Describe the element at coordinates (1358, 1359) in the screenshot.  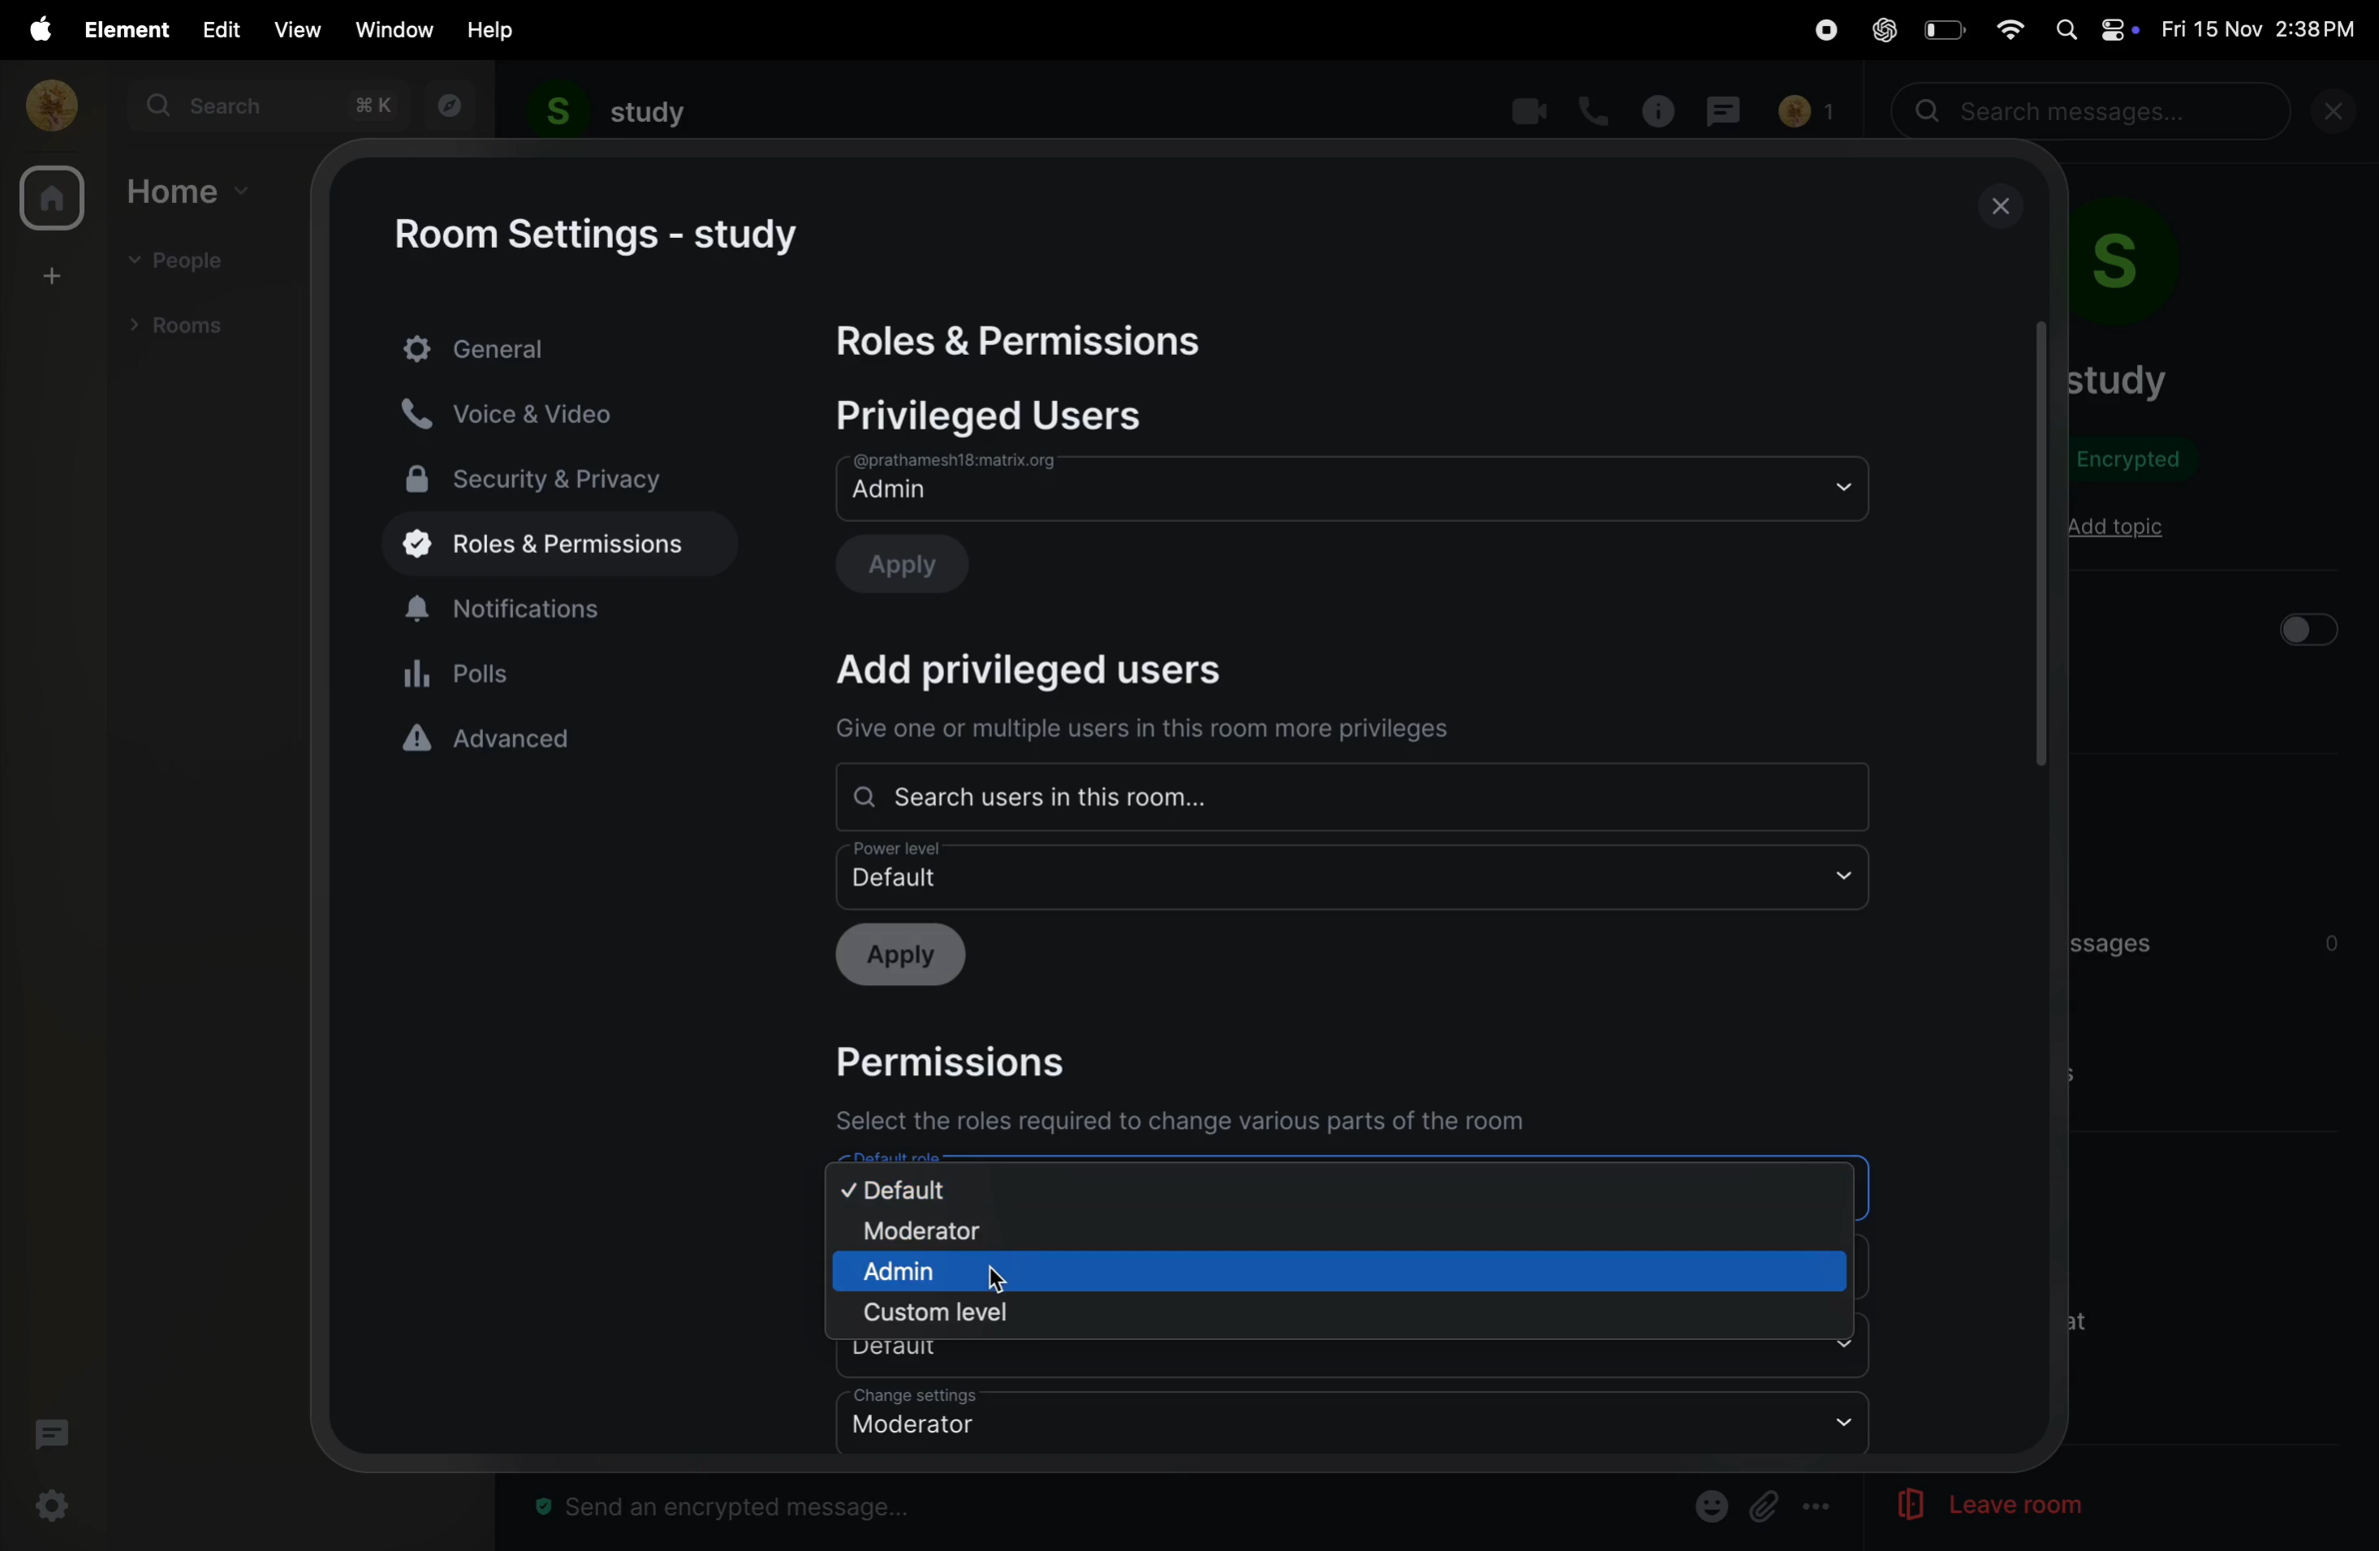
I see `Default` at that location.